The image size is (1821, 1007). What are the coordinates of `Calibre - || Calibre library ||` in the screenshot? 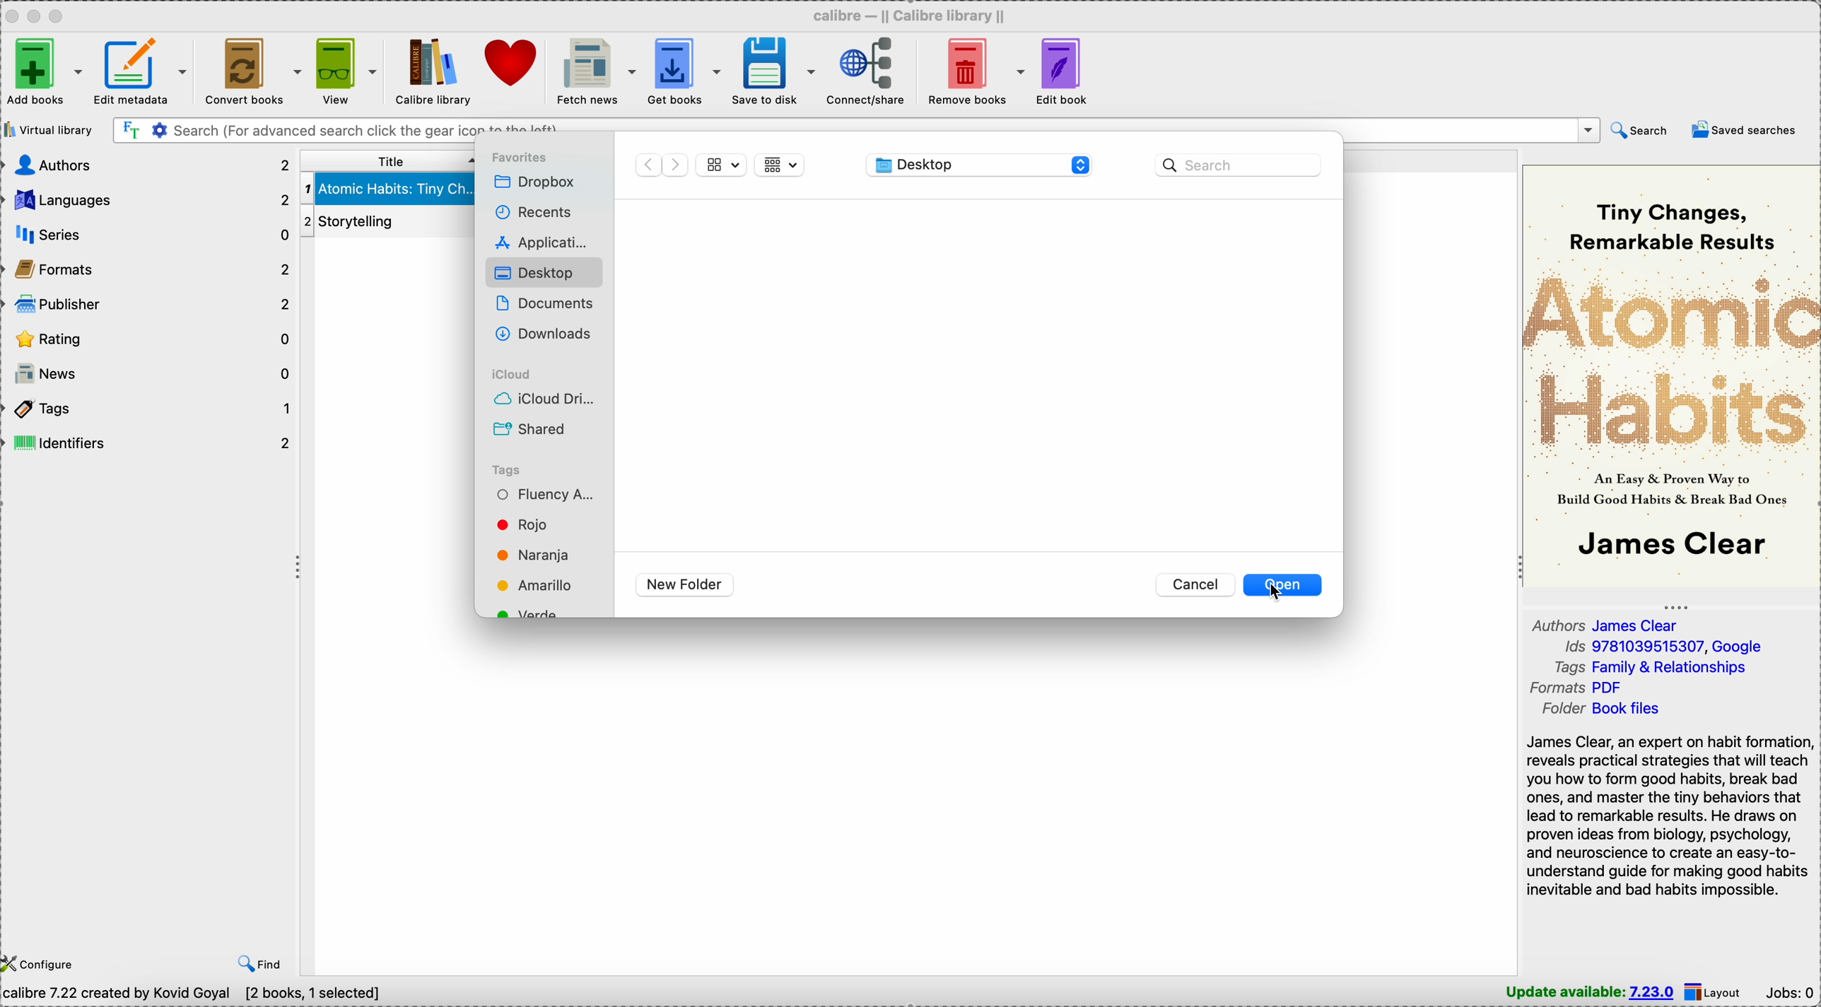 It's located at (915, 15).